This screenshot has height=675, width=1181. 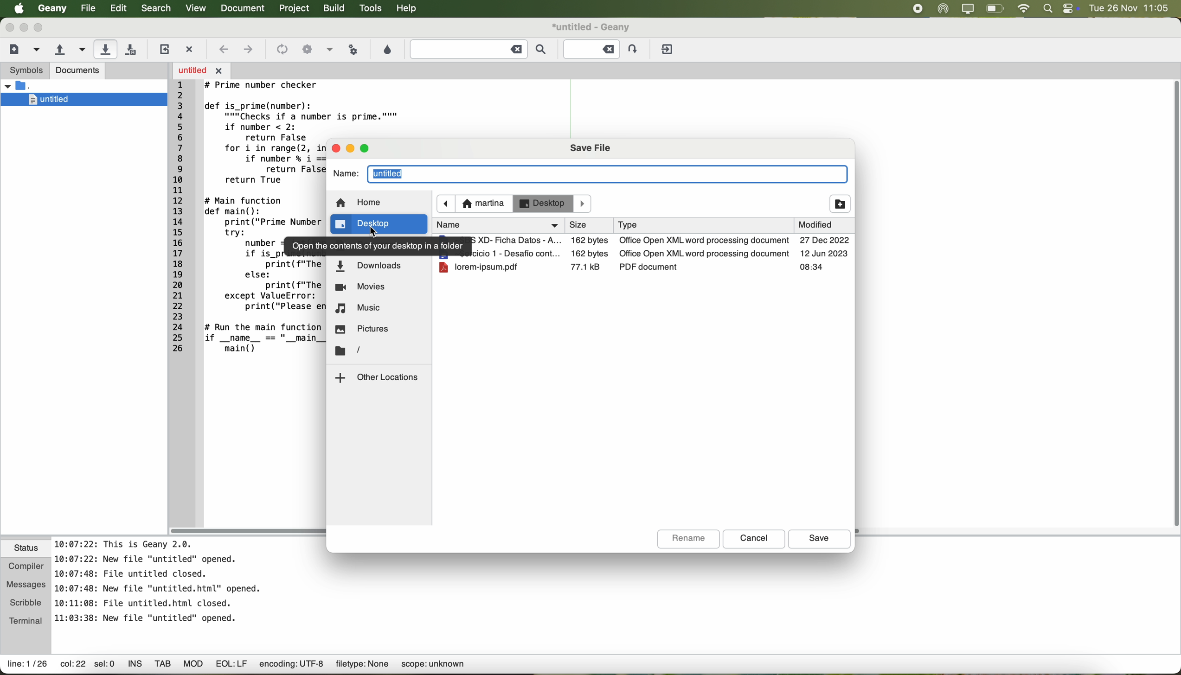 I want to click on Jump to the entered line number, so click(x=602, y=48).